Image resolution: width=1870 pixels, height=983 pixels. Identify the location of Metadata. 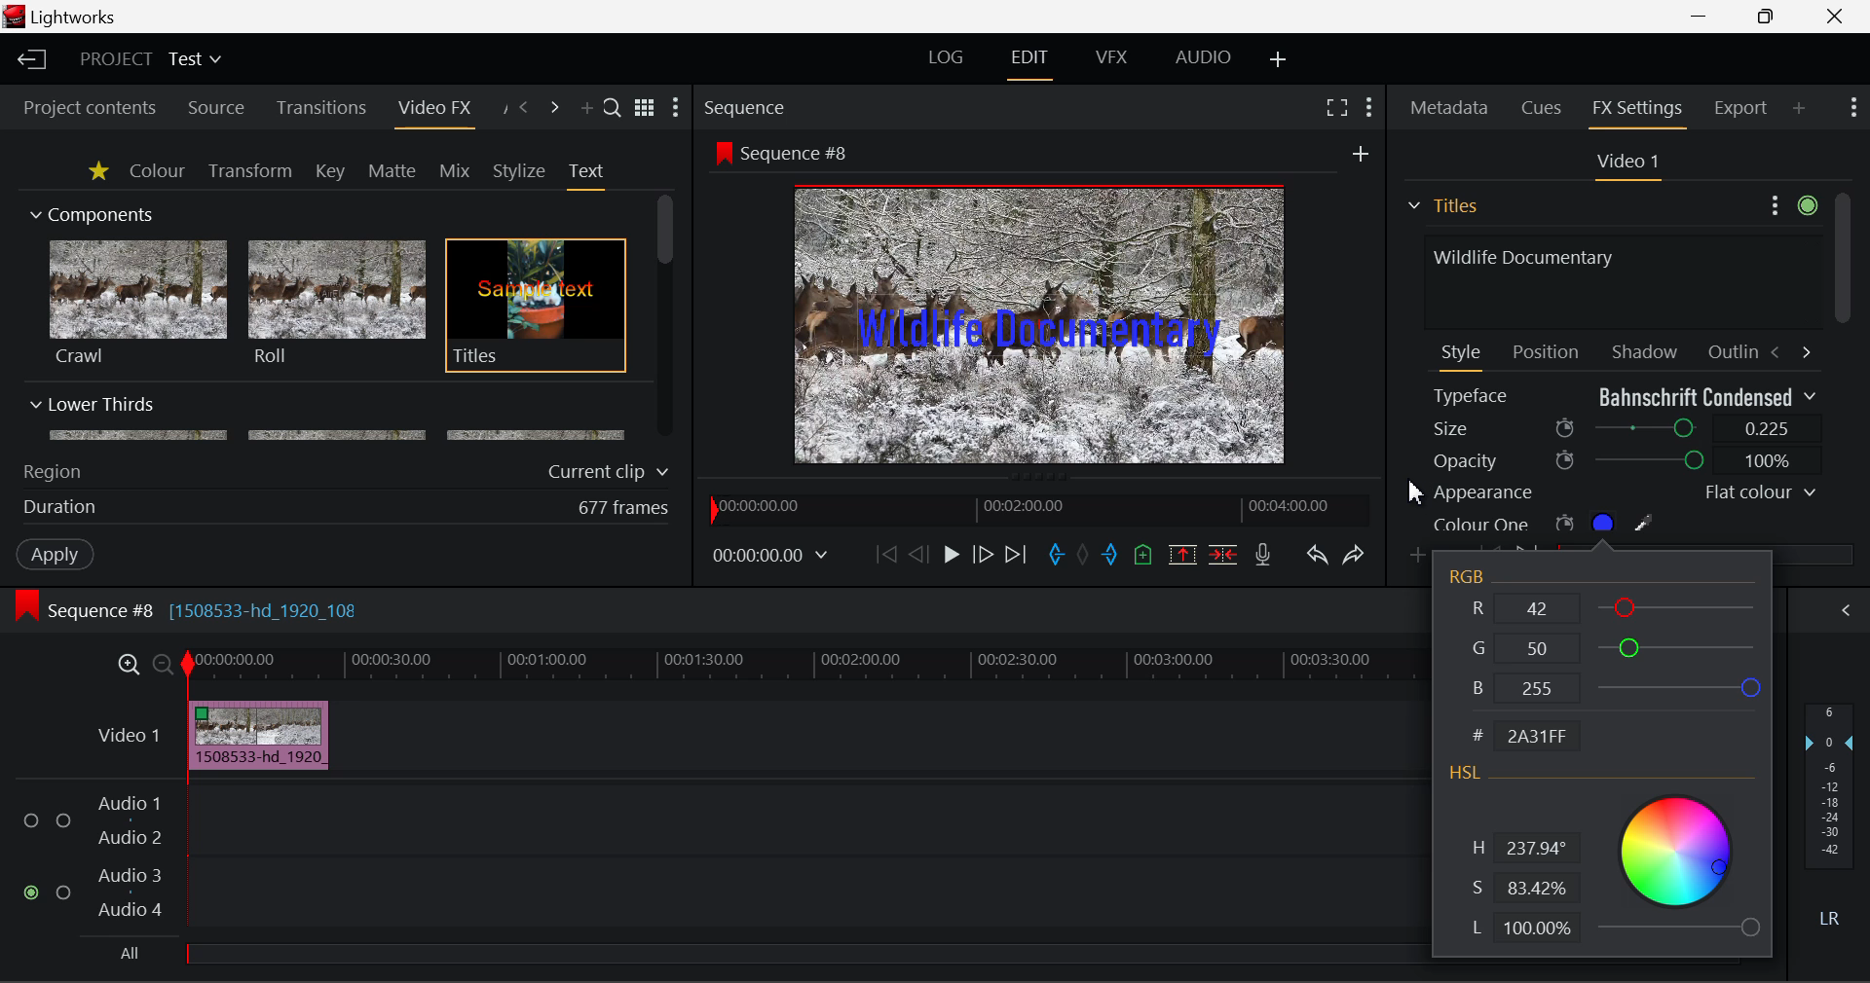
(1450, 110).